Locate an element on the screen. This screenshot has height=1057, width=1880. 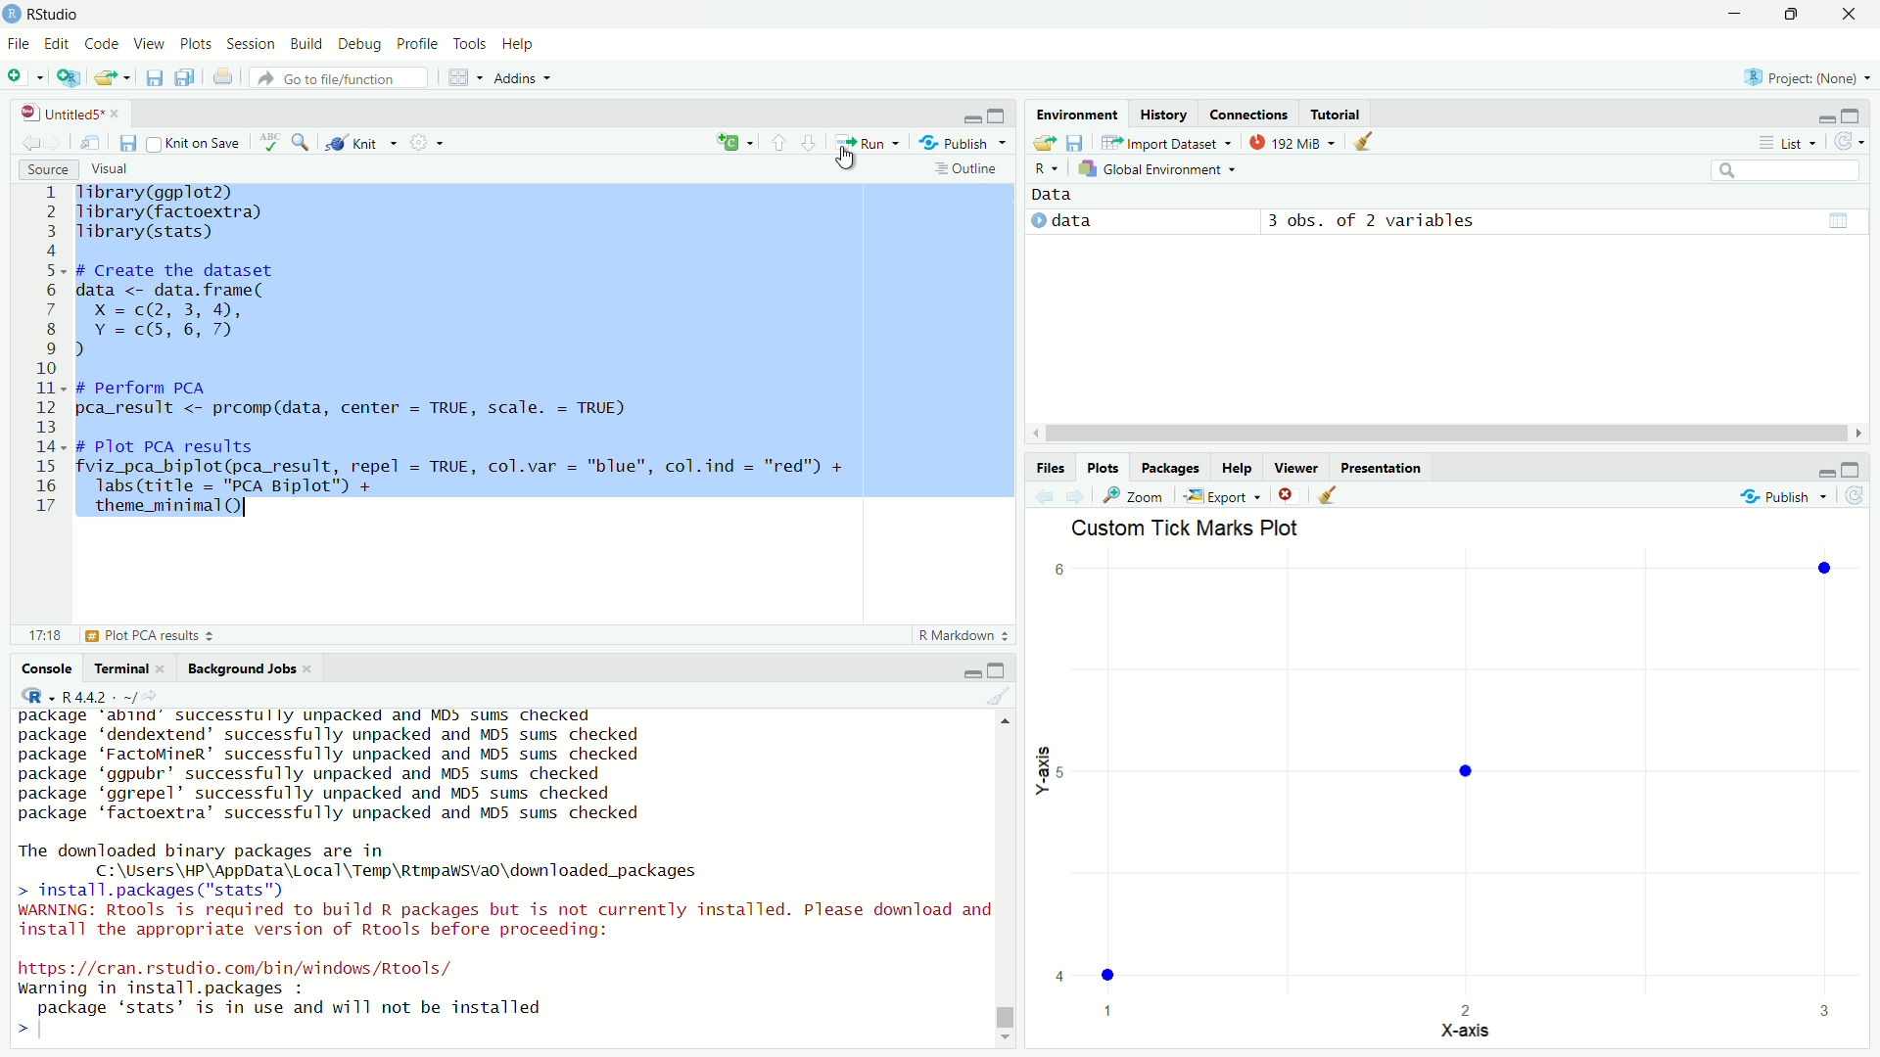
visual is located at coordinates (112, 168).